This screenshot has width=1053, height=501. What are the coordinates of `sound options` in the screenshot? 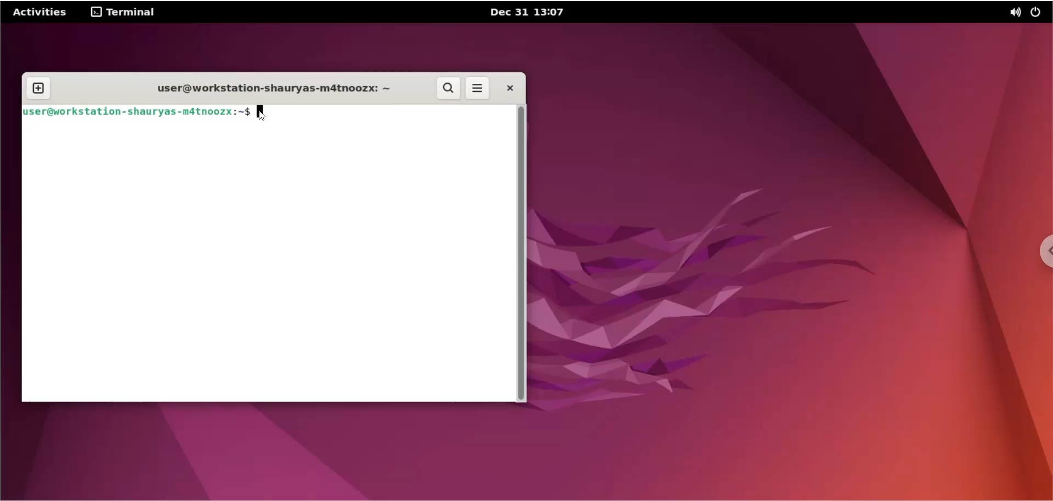 It's located at (1015, 12).